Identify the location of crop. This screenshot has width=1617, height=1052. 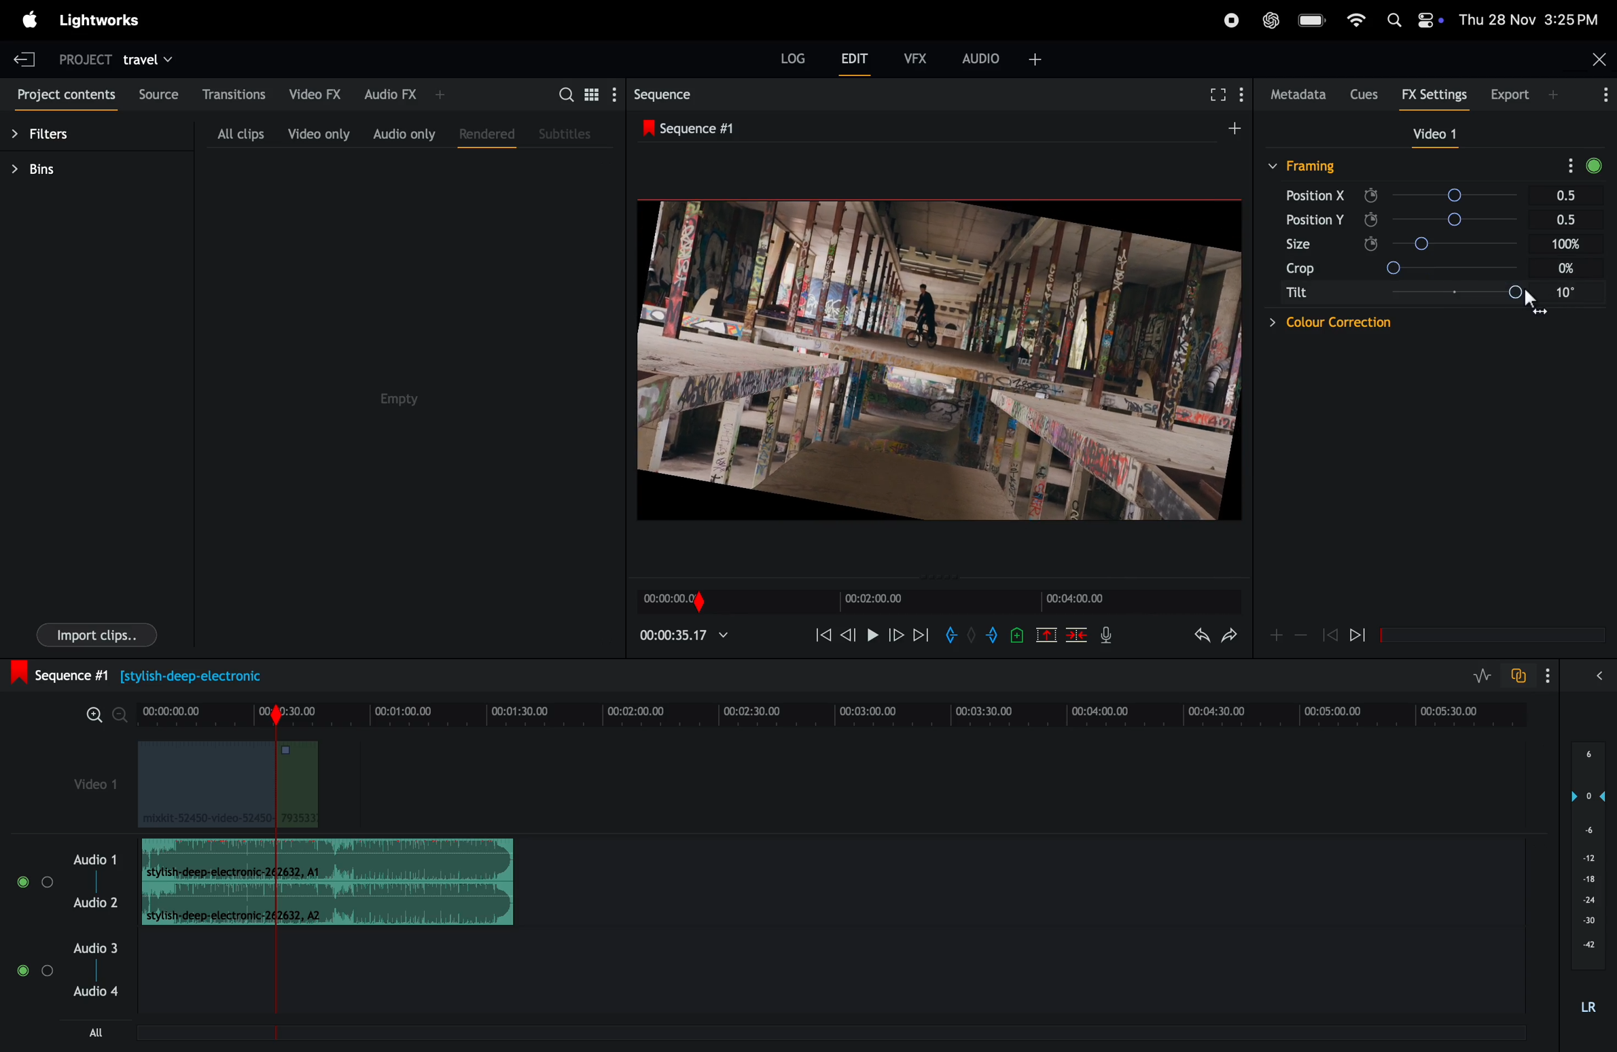
(1324, 271).